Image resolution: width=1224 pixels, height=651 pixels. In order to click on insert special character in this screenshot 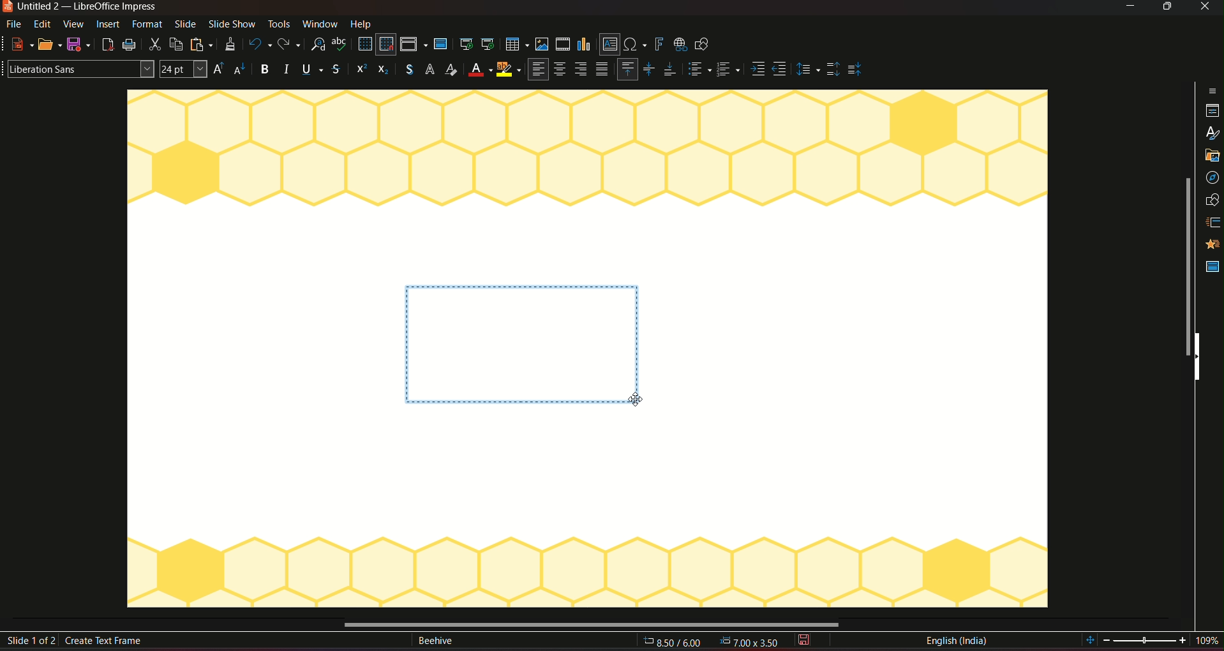, I will do `click(634, 43)`.